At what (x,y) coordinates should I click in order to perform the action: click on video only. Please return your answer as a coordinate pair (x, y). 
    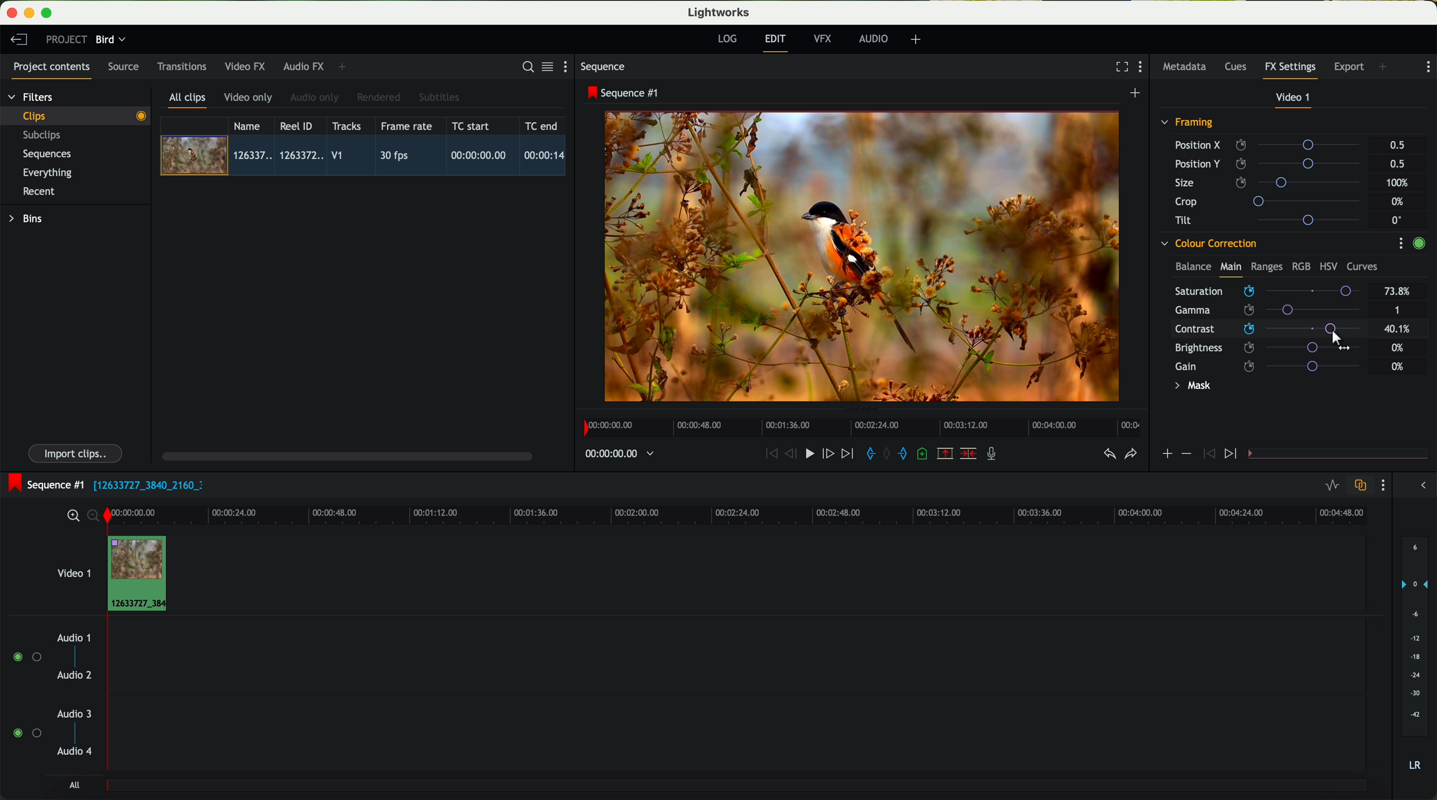
    Looking at the image, I should click on (248, 98).